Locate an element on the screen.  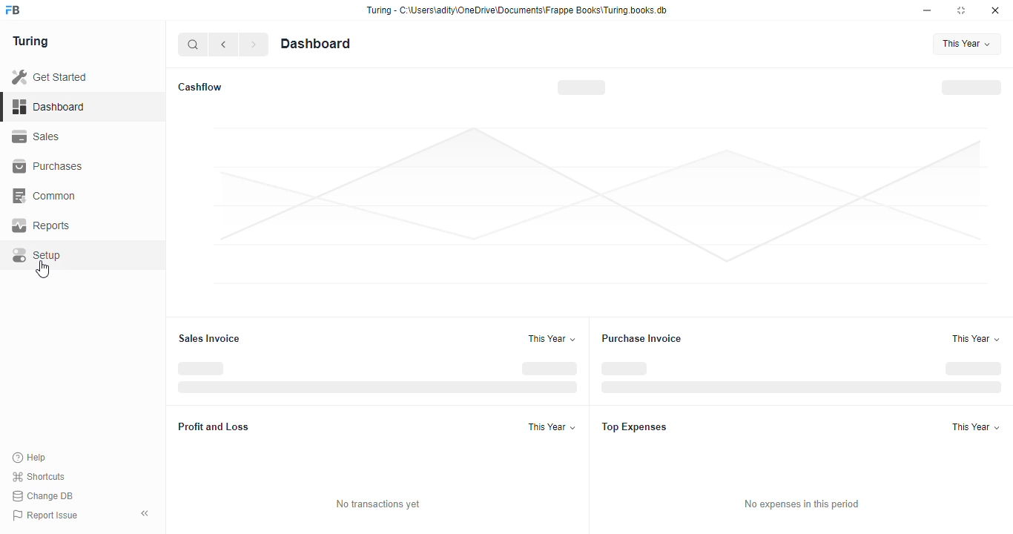
frappe books logo is located at coordinates (19, 11).